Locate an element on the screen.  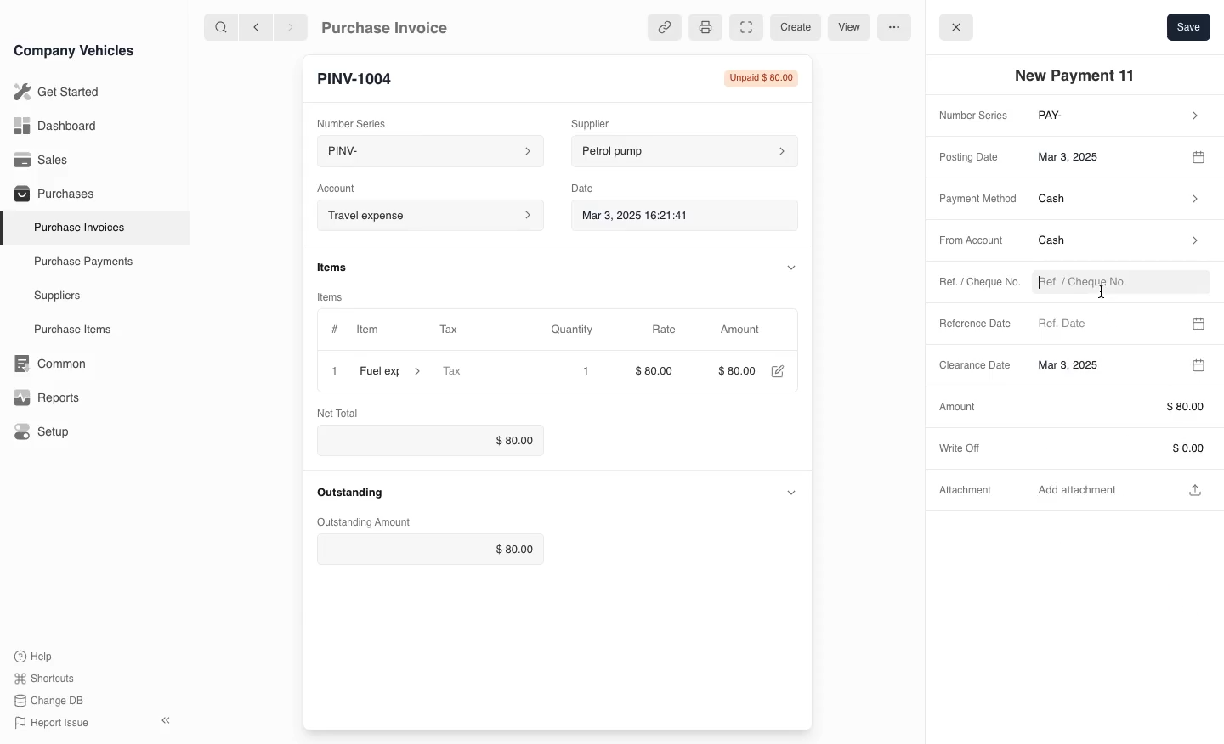
full screen is located at coordinates (745, 28).